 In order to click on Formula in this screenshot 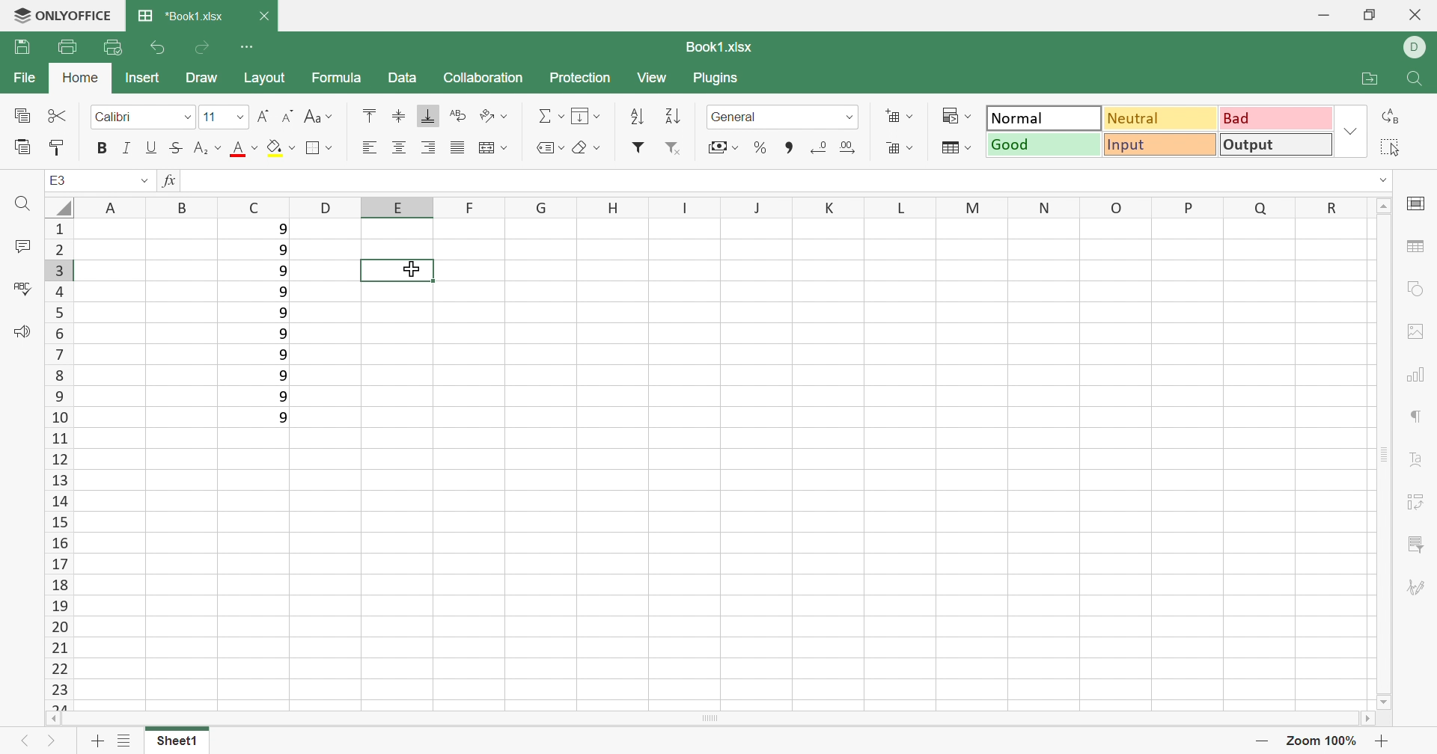, I will do `click(341, 82)`.